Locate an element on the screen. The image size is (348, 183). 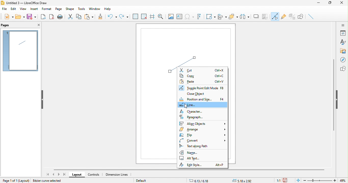
cut is located at coordinates (70, 17).